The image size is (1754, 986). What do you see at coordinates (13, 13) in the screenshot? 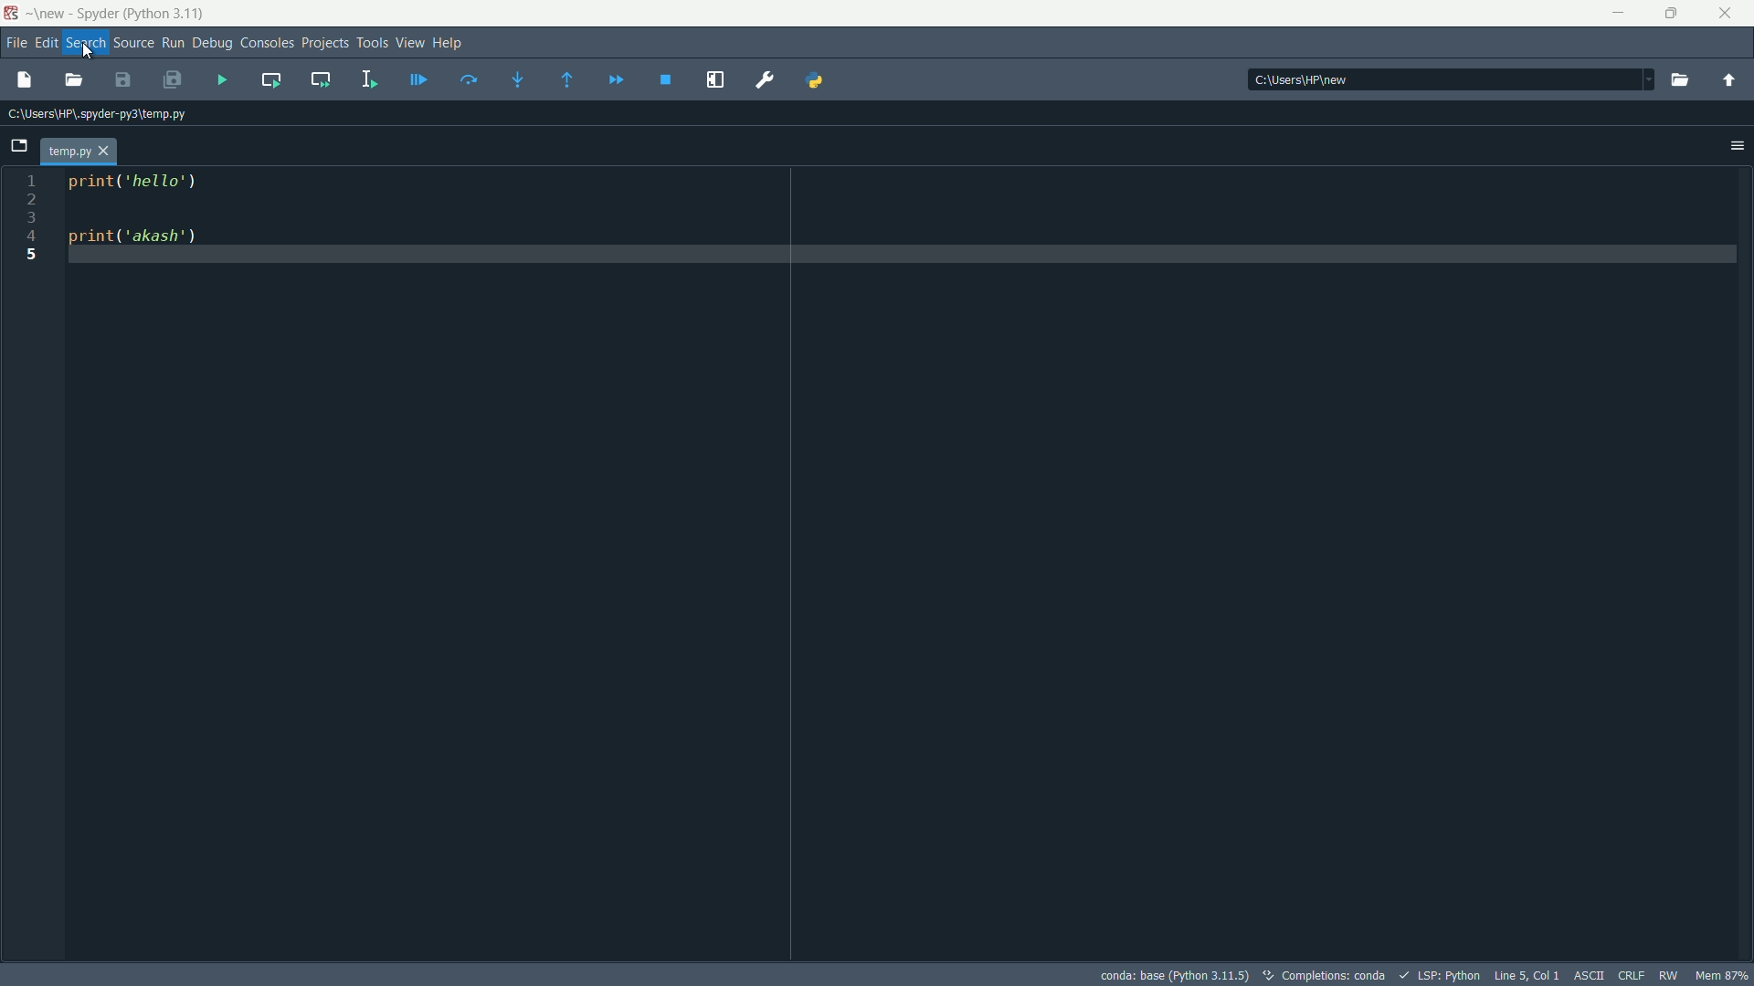
I see `app icon` at bounding box center [13, 13].